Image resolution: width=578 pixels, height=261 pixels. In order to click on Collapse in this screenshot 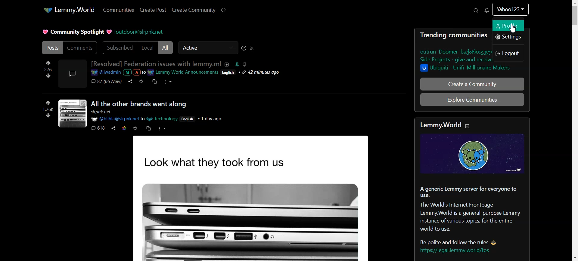, I will do `click(467, 126)`.